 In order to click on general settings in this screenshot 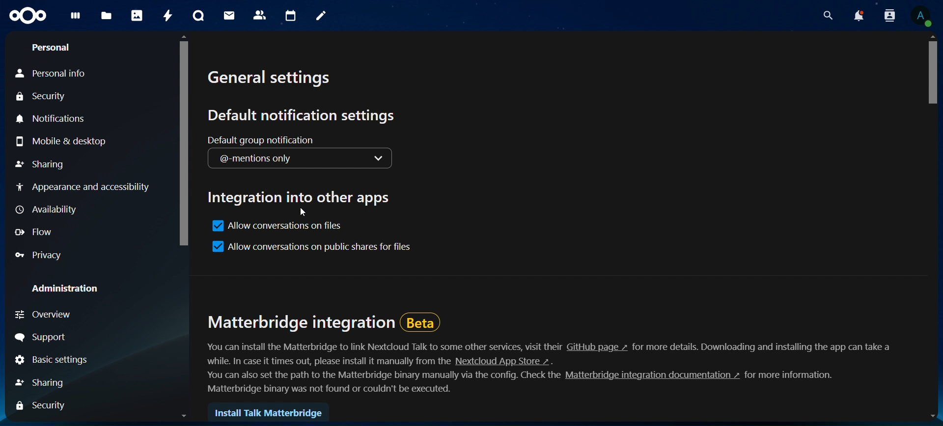, I will do `click(274, 80)`.